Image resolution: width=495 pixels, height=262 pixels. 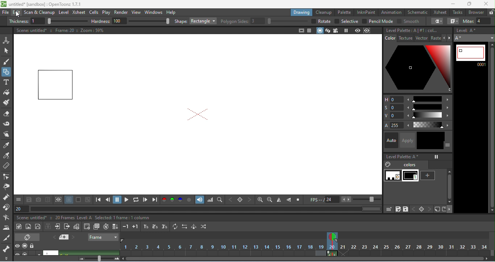 I want to click on camera stand visibility, so click(x=25, y=246).